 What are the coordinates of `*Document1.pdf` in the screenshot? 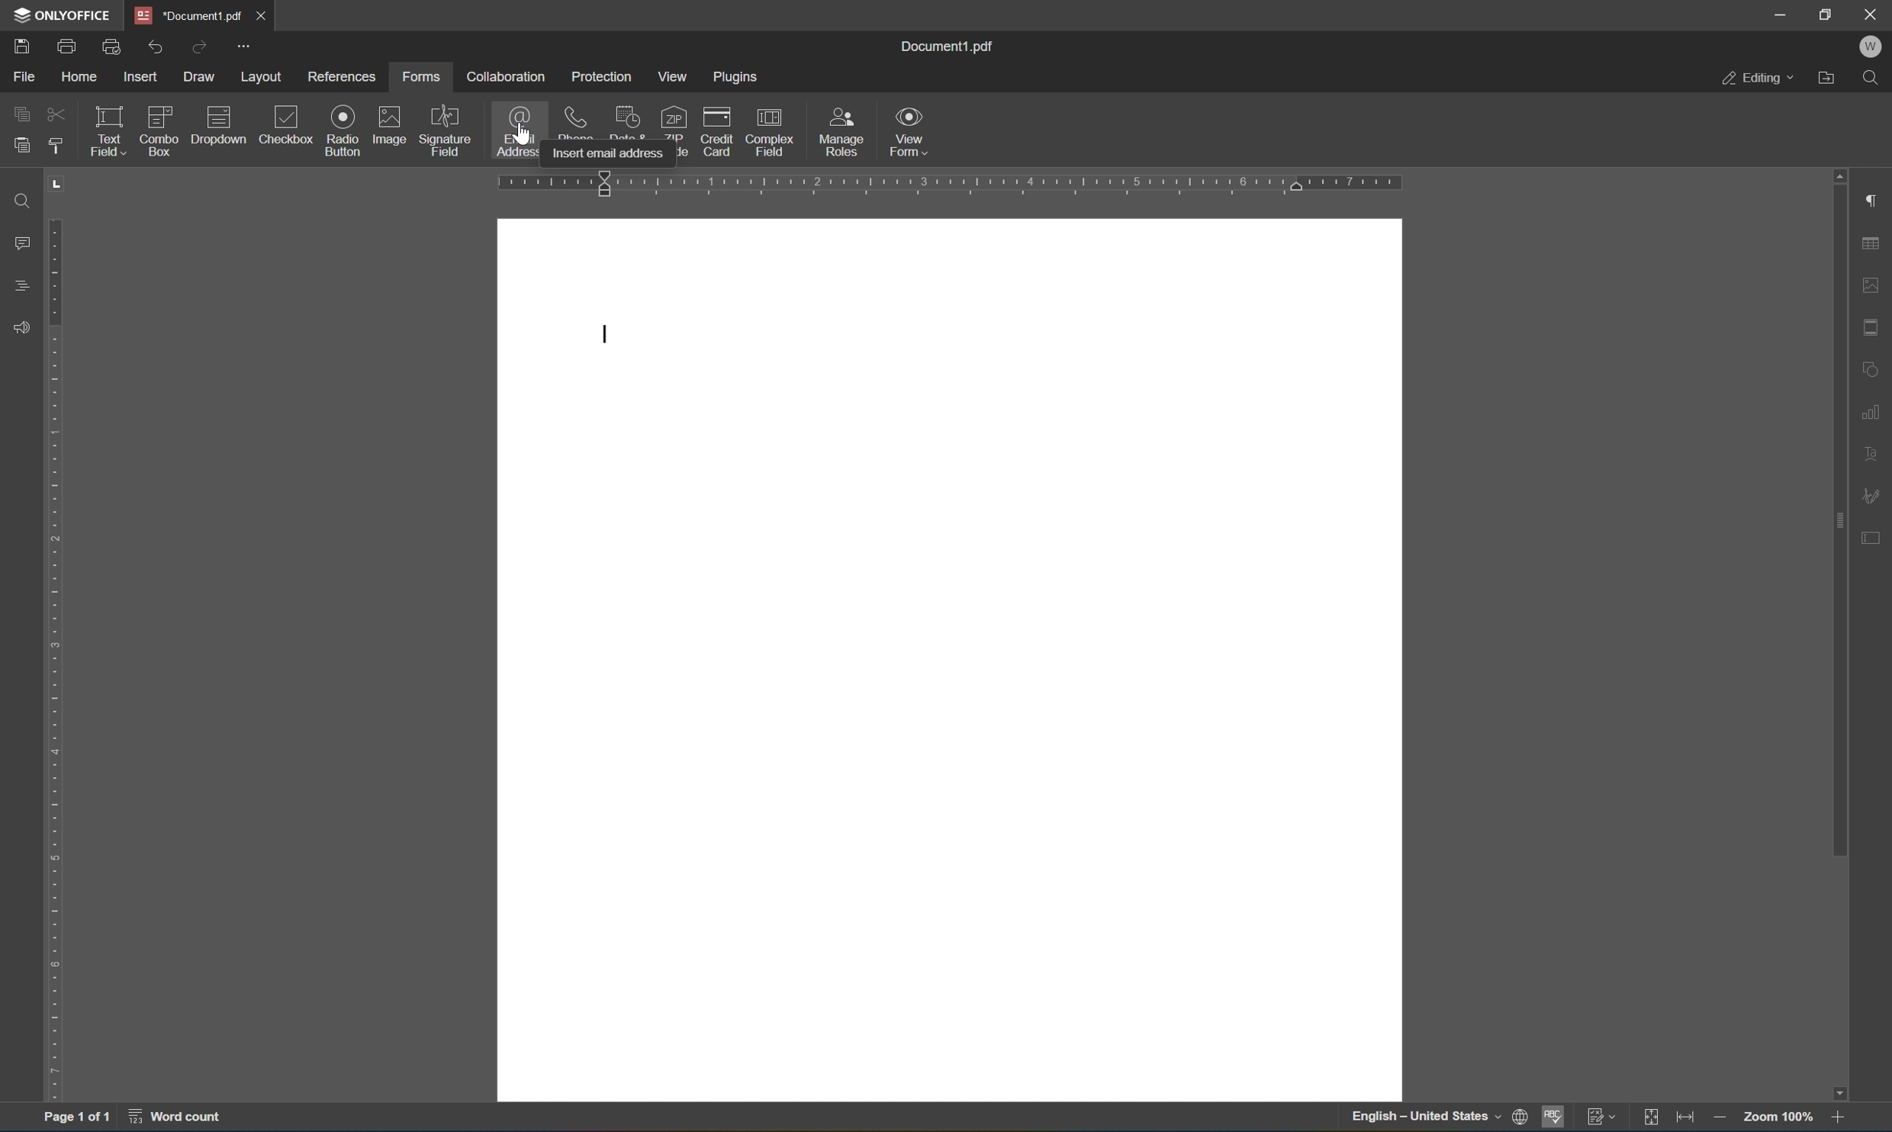 It's located at (186, 15).